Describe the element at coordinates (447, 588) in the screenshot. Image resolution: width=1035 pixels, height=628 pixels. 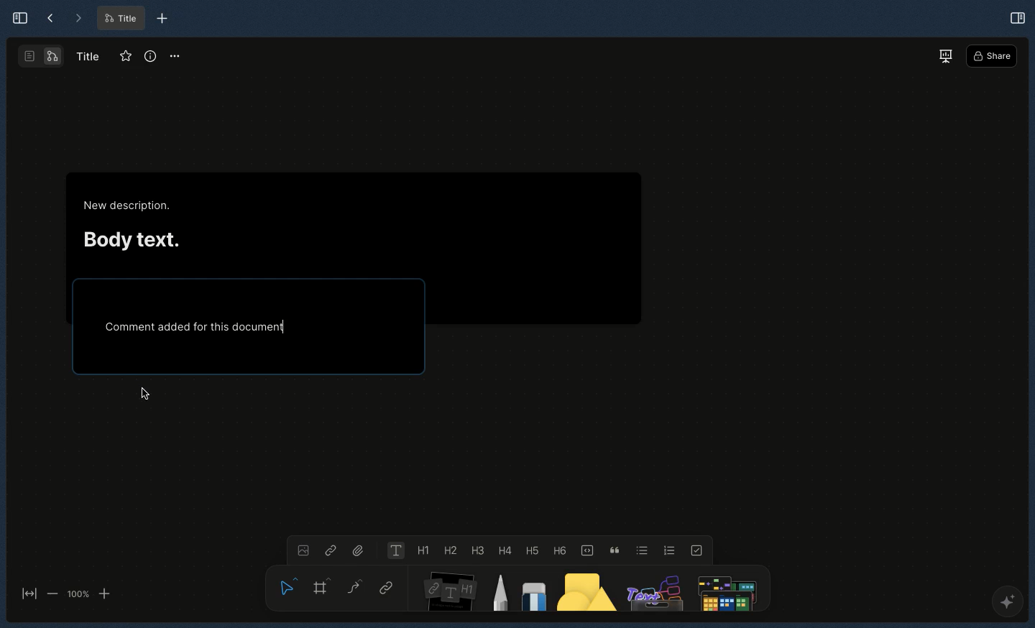
I see `Note` at that location.